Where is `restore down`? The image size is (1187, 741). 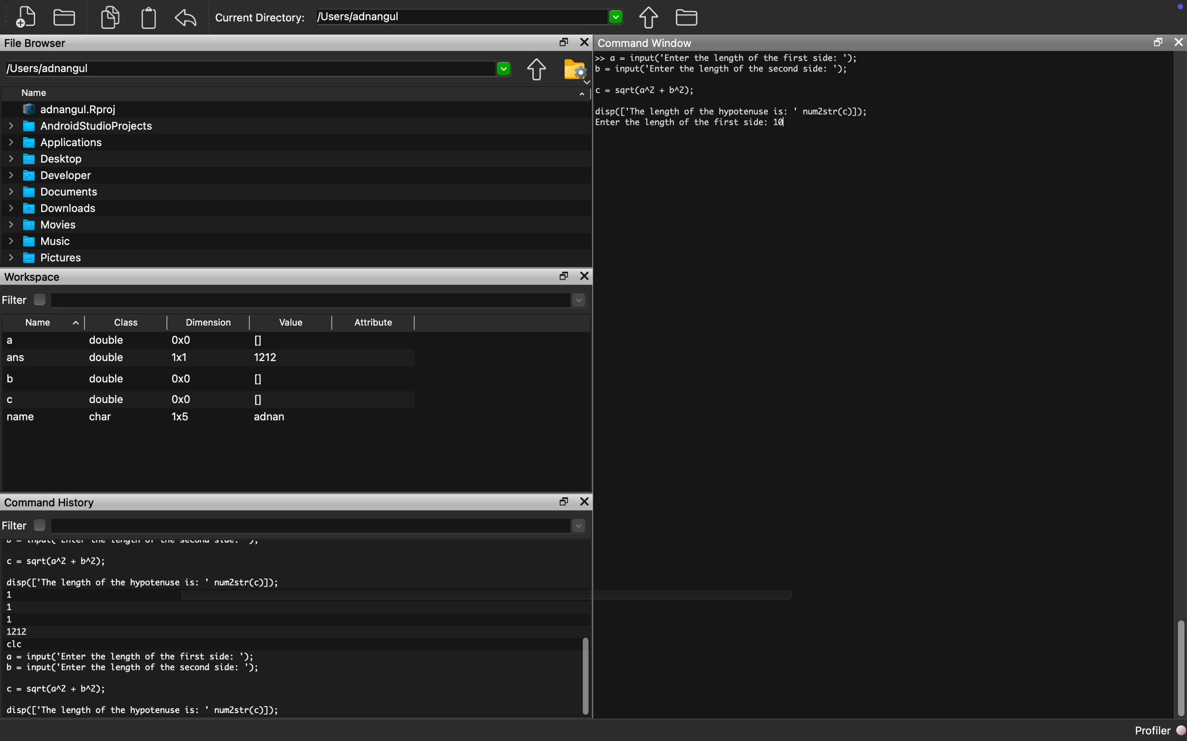 restore down is located at coordinates (565, 276).